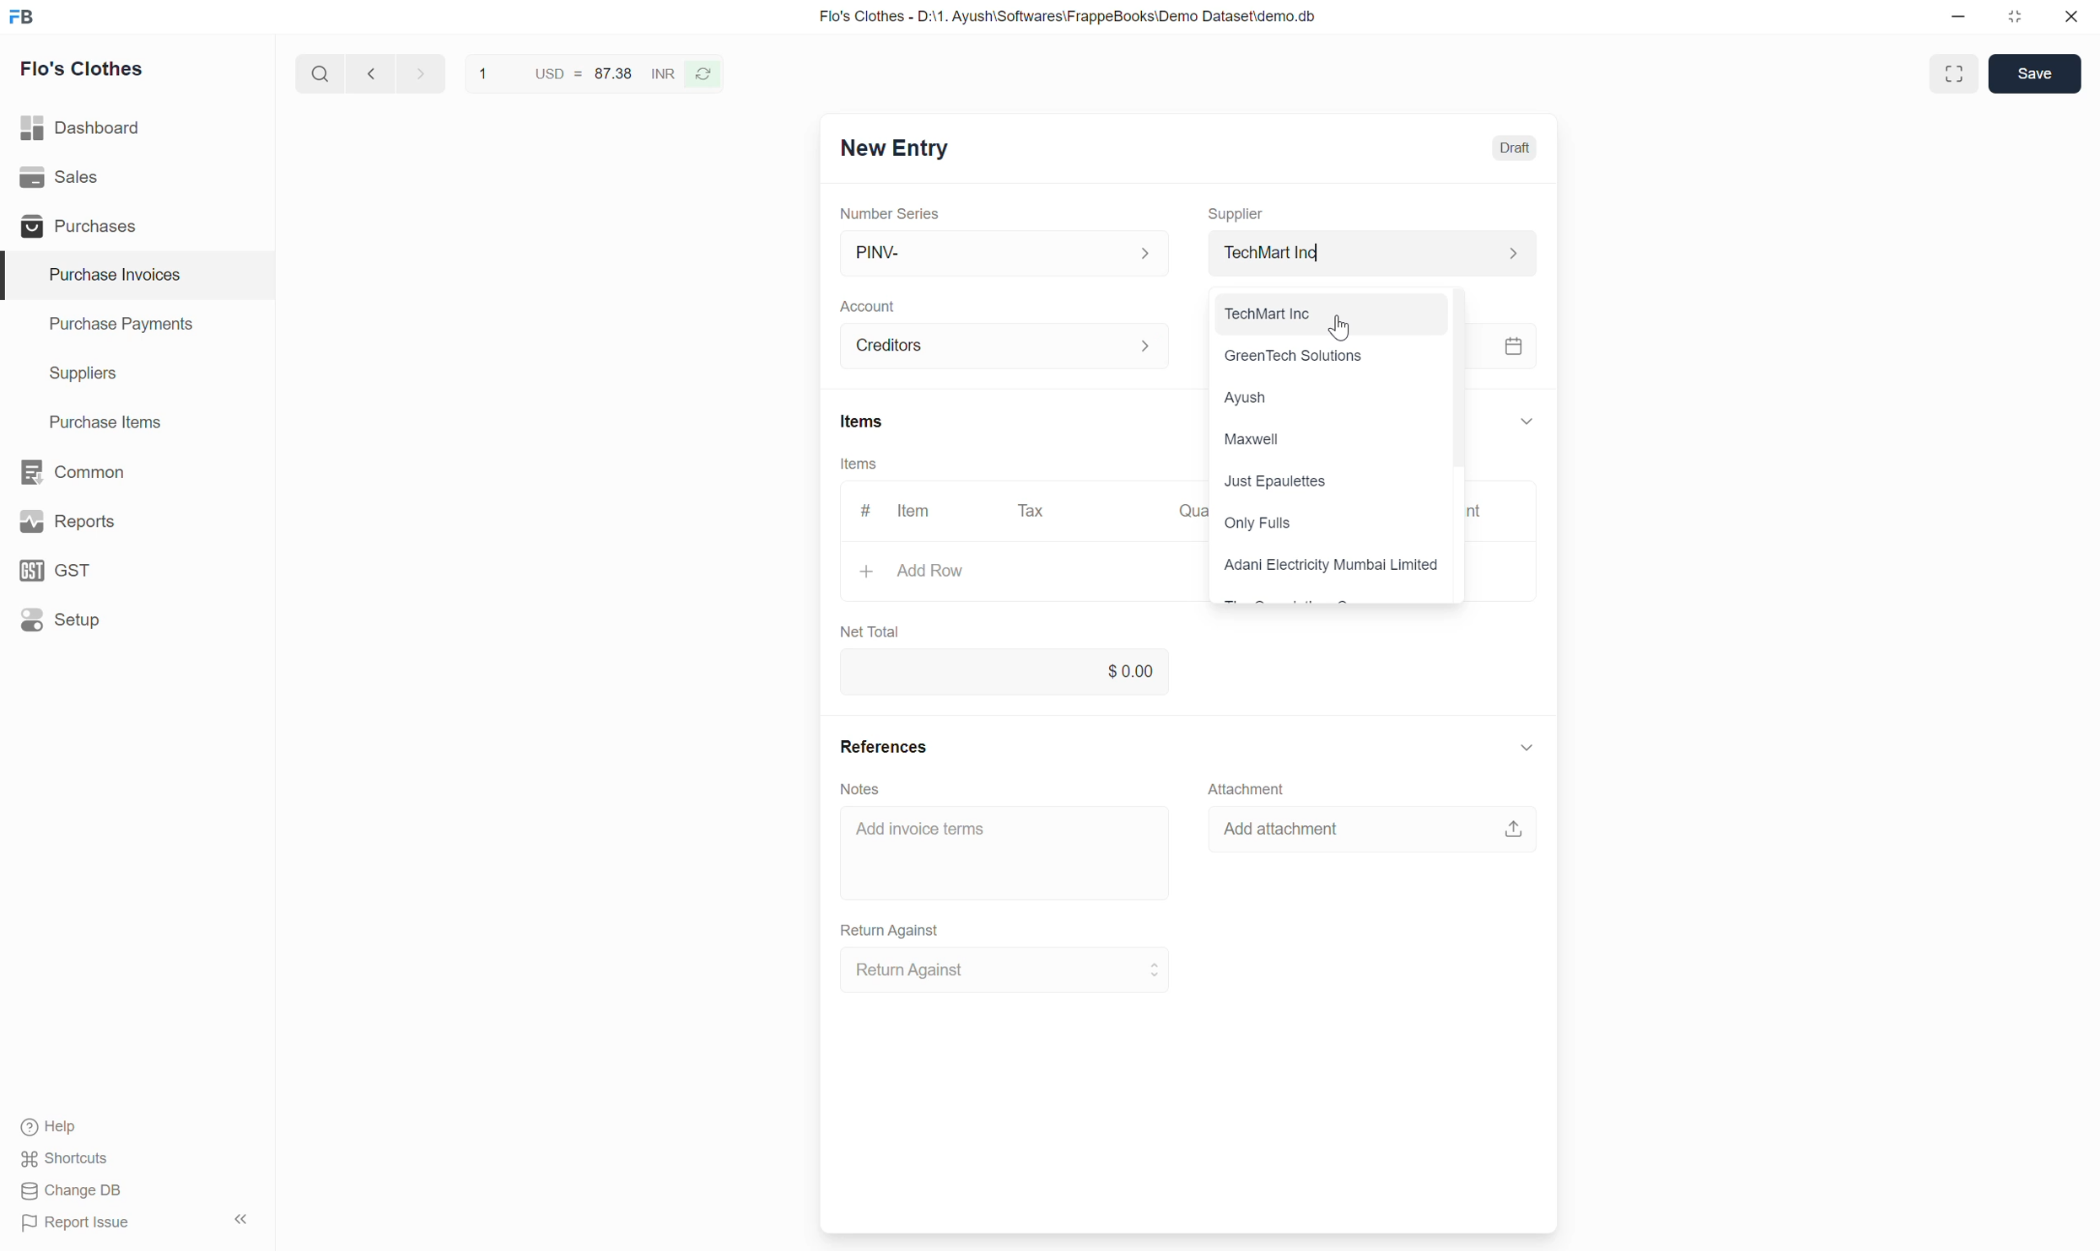  What do you see at coordinates (868, 628) in the screenshot?
I see `Net Total` at bounding box center [868, 628].